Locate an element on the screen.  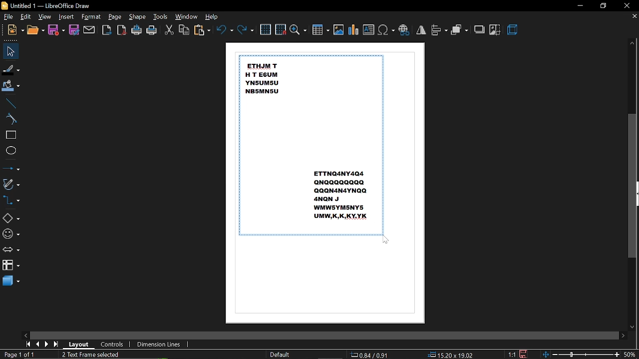
shadow is located at coordinates (479, 29).